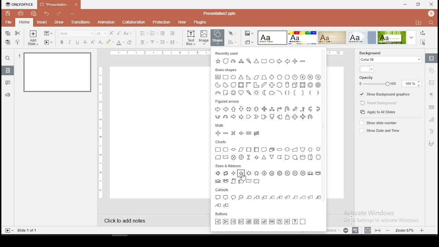 This screenshot has height=247, width=439. I want to click on add slide, so click(33, 38).